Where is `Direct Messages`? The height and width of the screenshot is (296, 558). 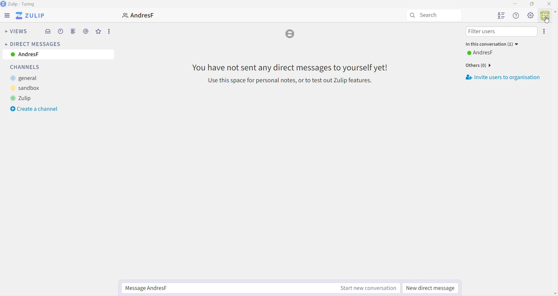 Direct Messages is located at coordinates (32, 44).